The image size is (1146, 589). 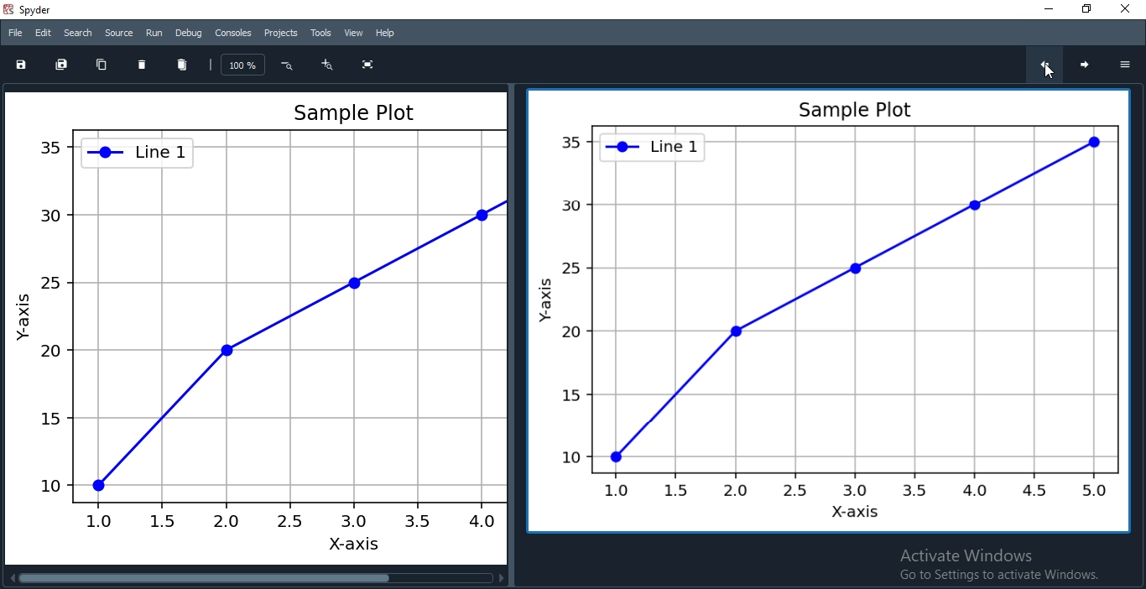 I want to click on Help, so click(x=384, y=34).